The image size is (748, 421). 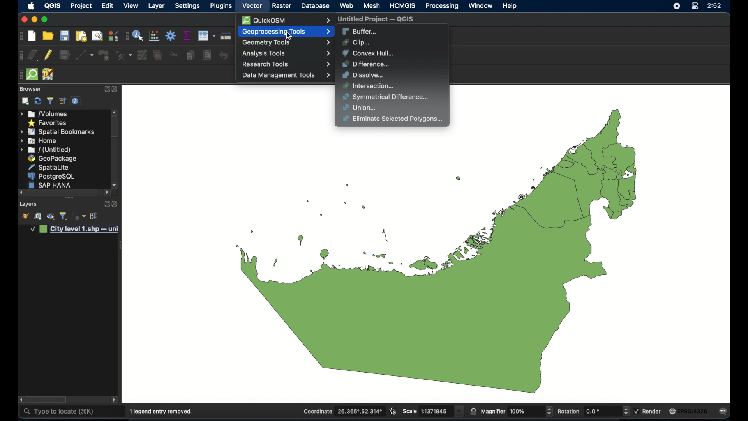 What do you see at coordinates (286, 20) in the screenshot?
I see `quickosm` at bounding box center [286, 20].